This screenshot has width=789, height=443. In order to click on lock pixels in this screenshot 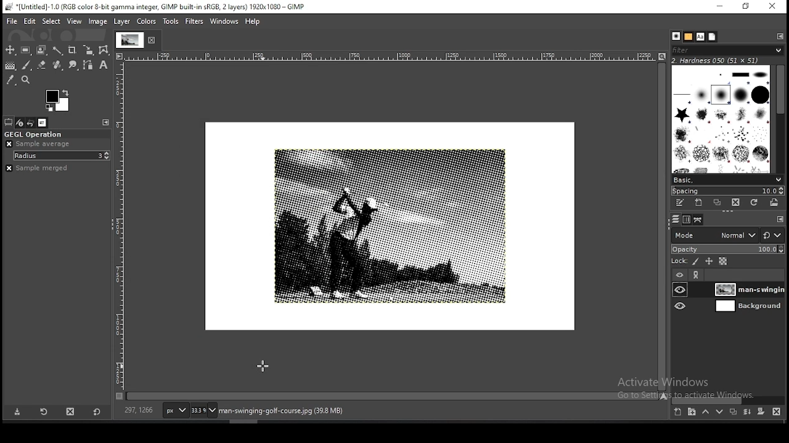, I will do `click(694, 261)`.